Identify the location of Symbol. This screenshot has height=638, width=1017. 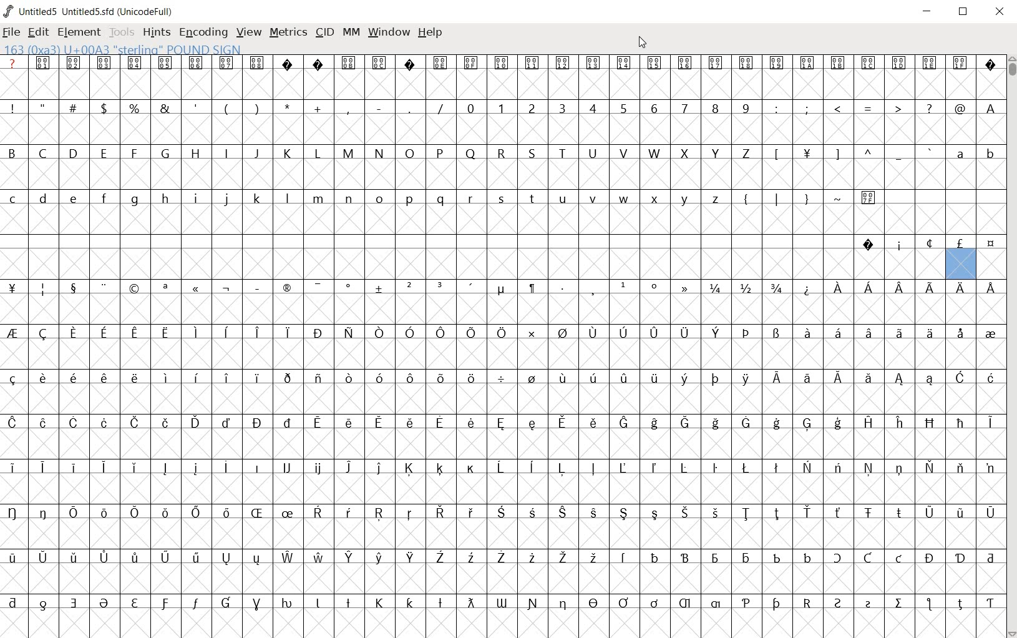
(990, 333).